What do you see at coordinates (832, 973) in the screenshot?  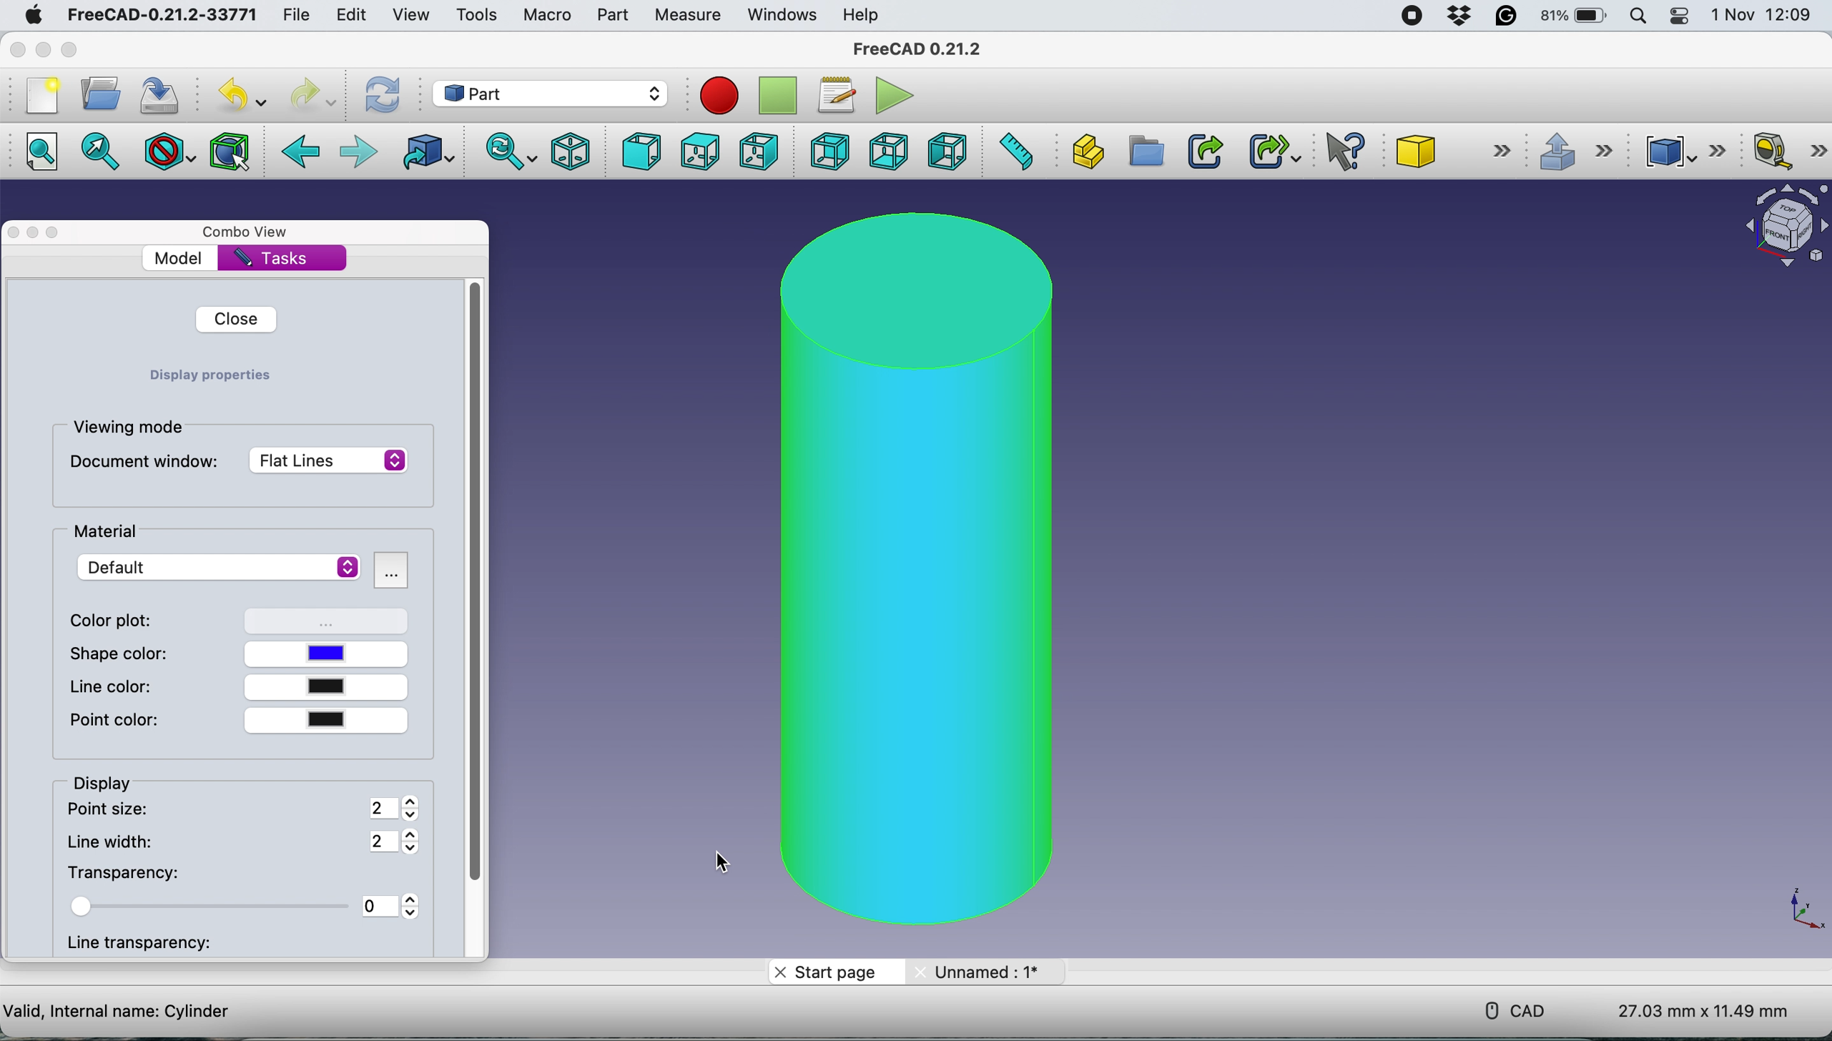 I see `start page` at bounding box center [832, 973].